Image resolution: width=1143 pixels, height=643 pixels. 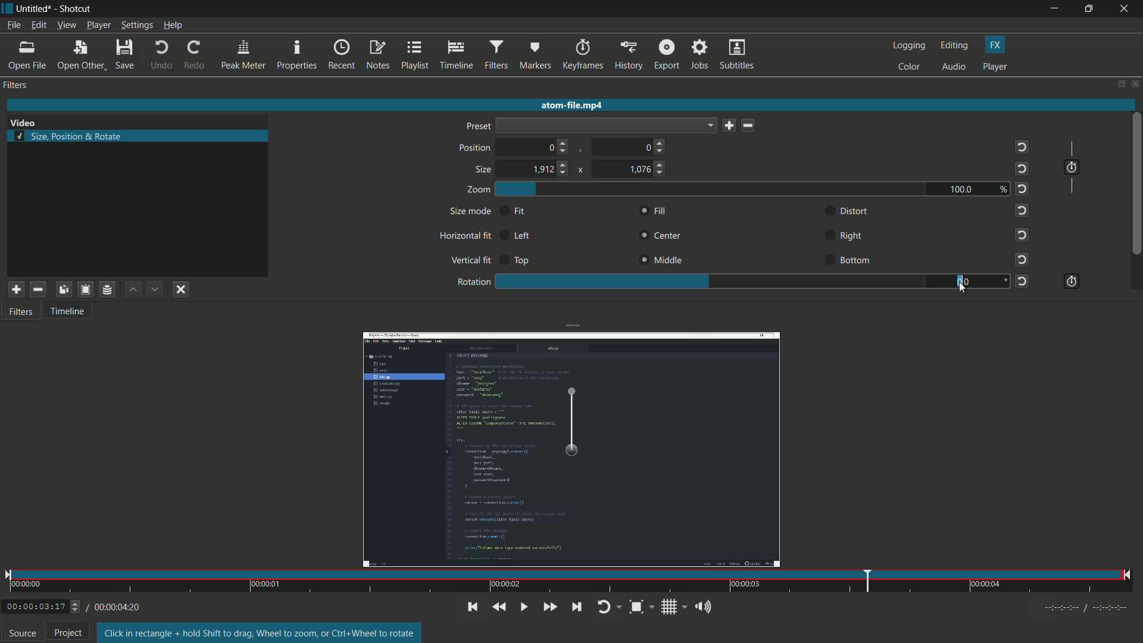 I want to click on use keyframes for this parameter, so click(x=1074, y=168).